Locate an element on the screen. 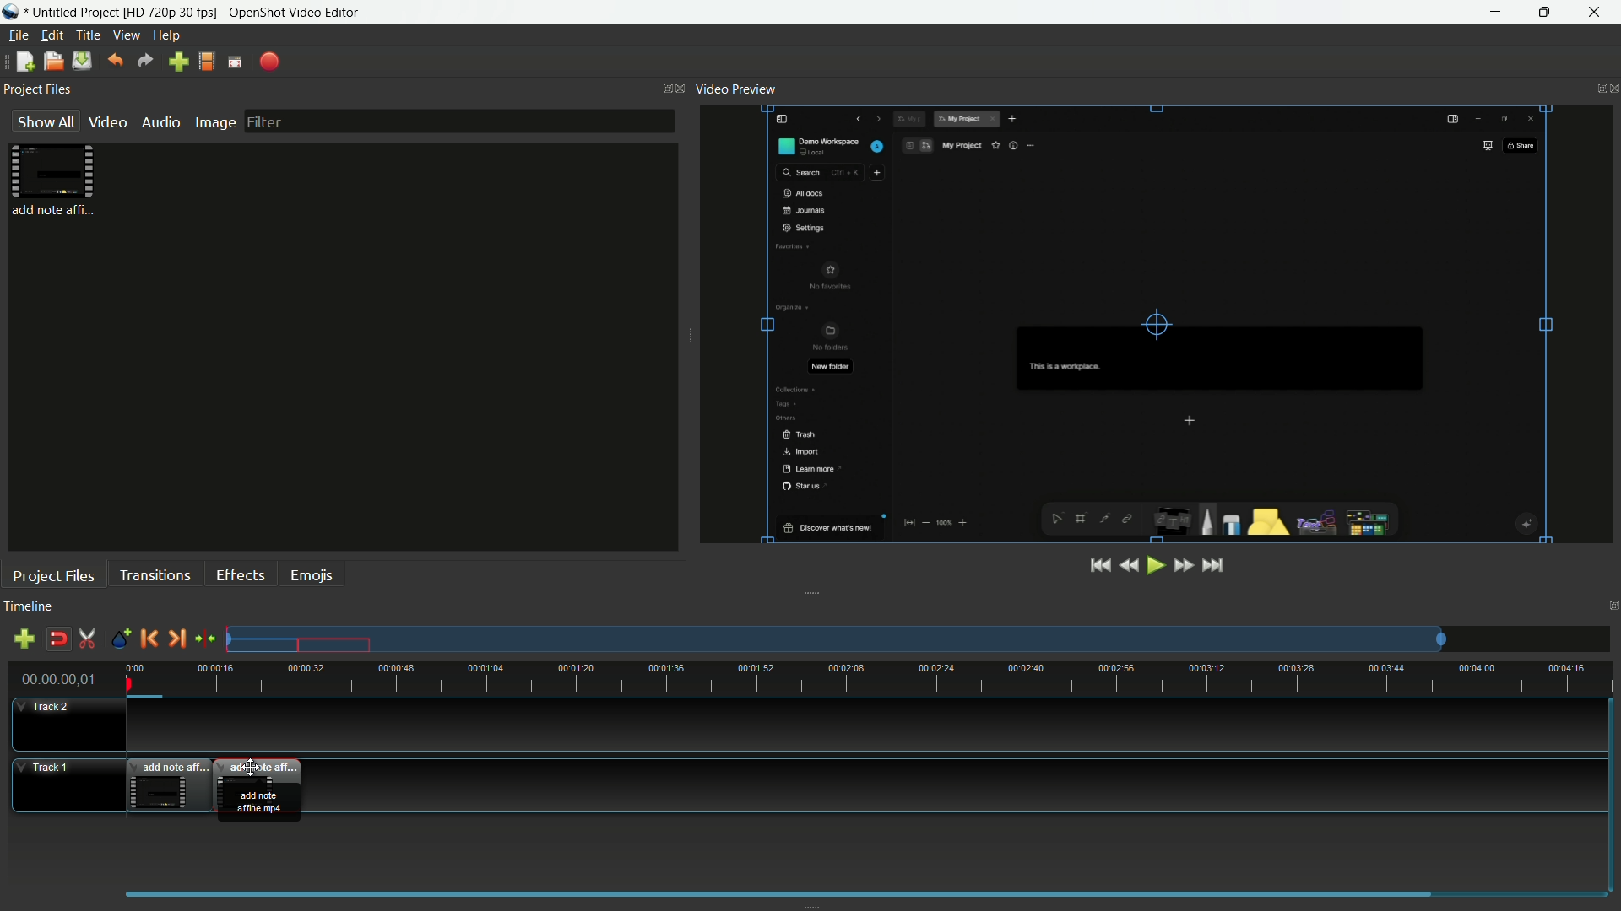 Image resolution: width=1621 pixels, height=911 pixels. fast forward is located at coordinates (1183, 565).